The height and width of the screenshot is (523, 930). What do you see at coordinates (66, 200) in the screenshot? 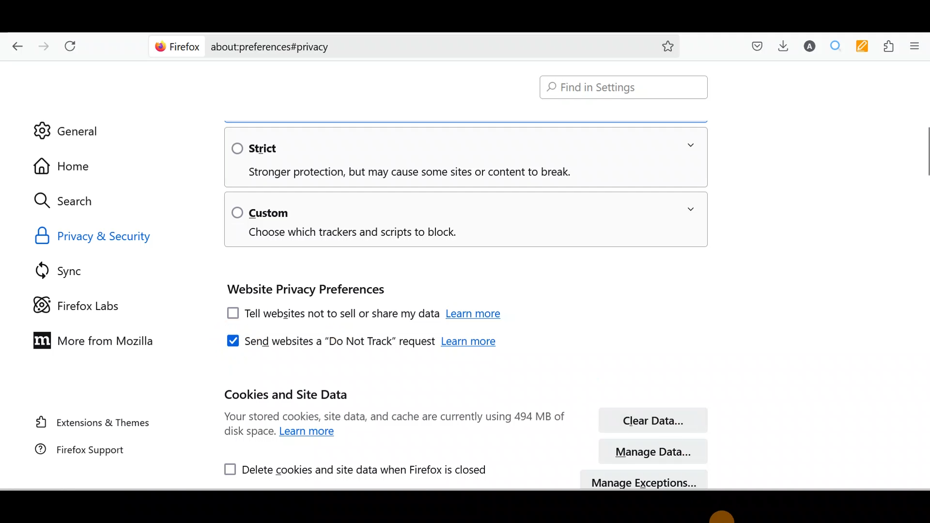
I see `Search` at bounding box center [66, 200].